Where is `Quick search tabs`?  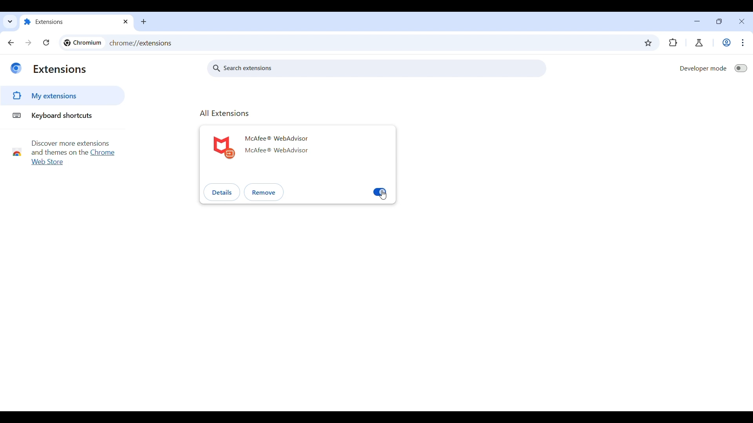
Quick search tabs is located at coordinates (10, 21).